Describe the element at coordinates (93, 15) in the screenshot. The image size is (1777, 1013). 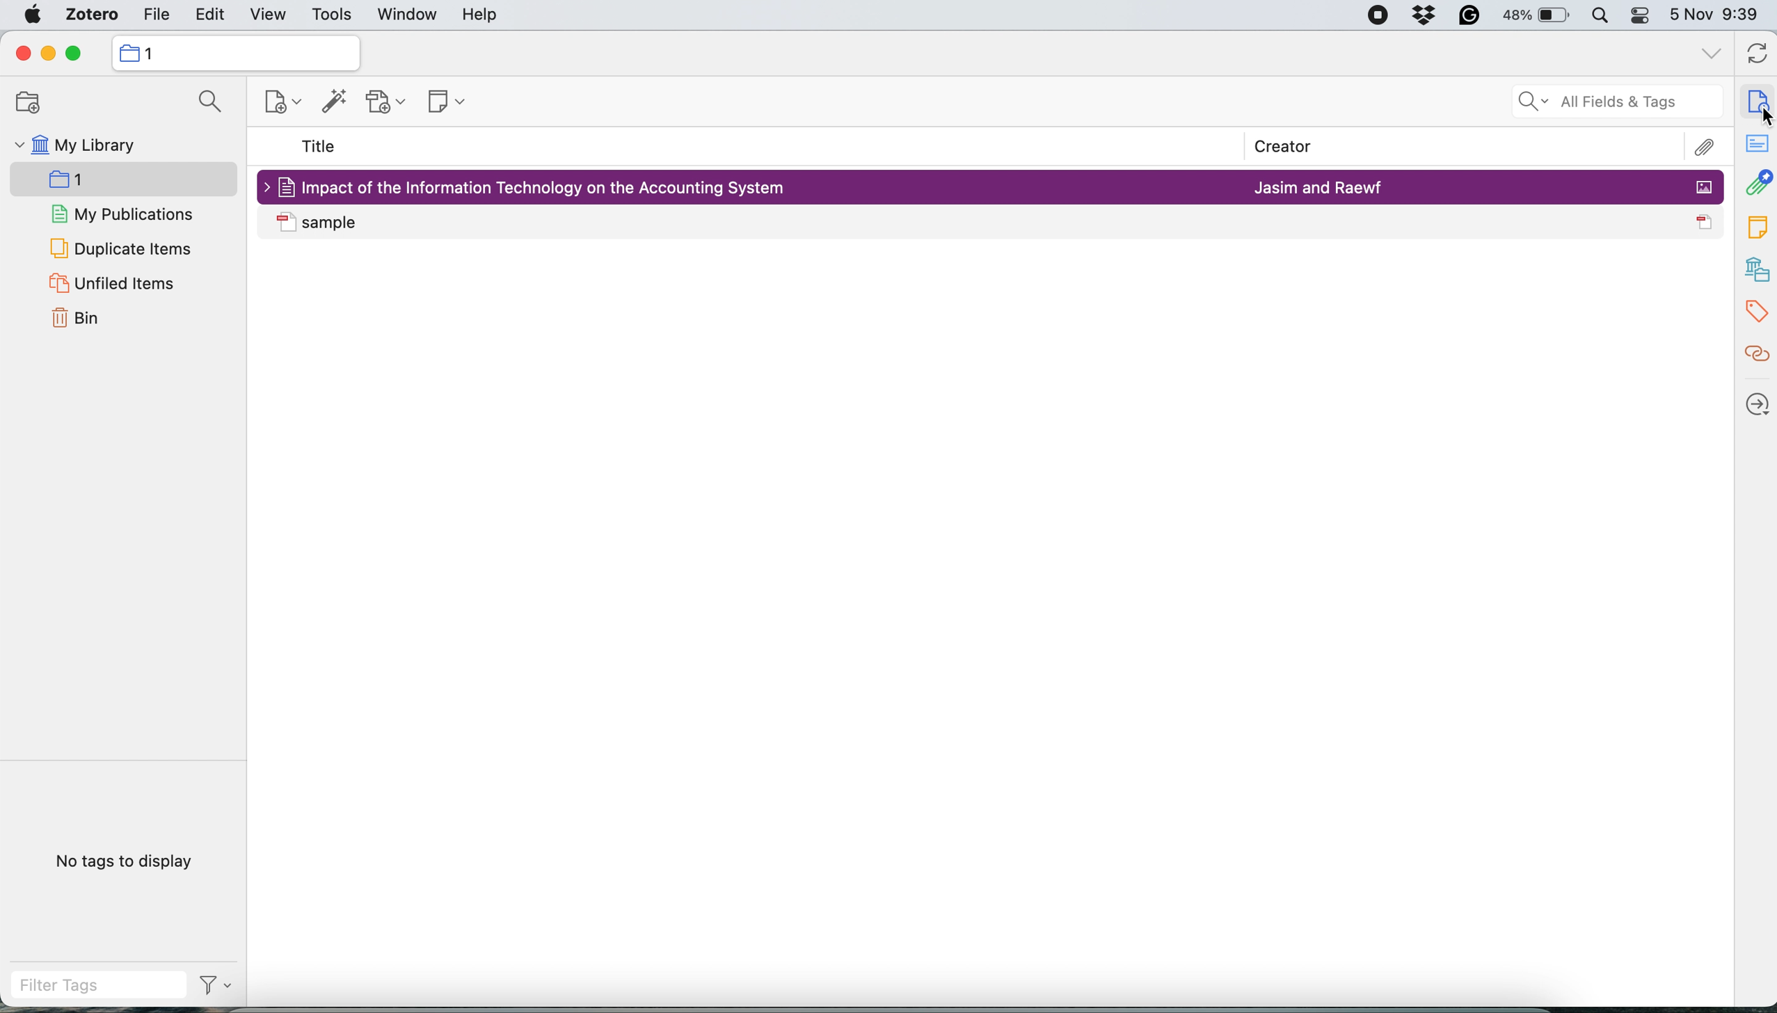
I see `zotero` at that location.